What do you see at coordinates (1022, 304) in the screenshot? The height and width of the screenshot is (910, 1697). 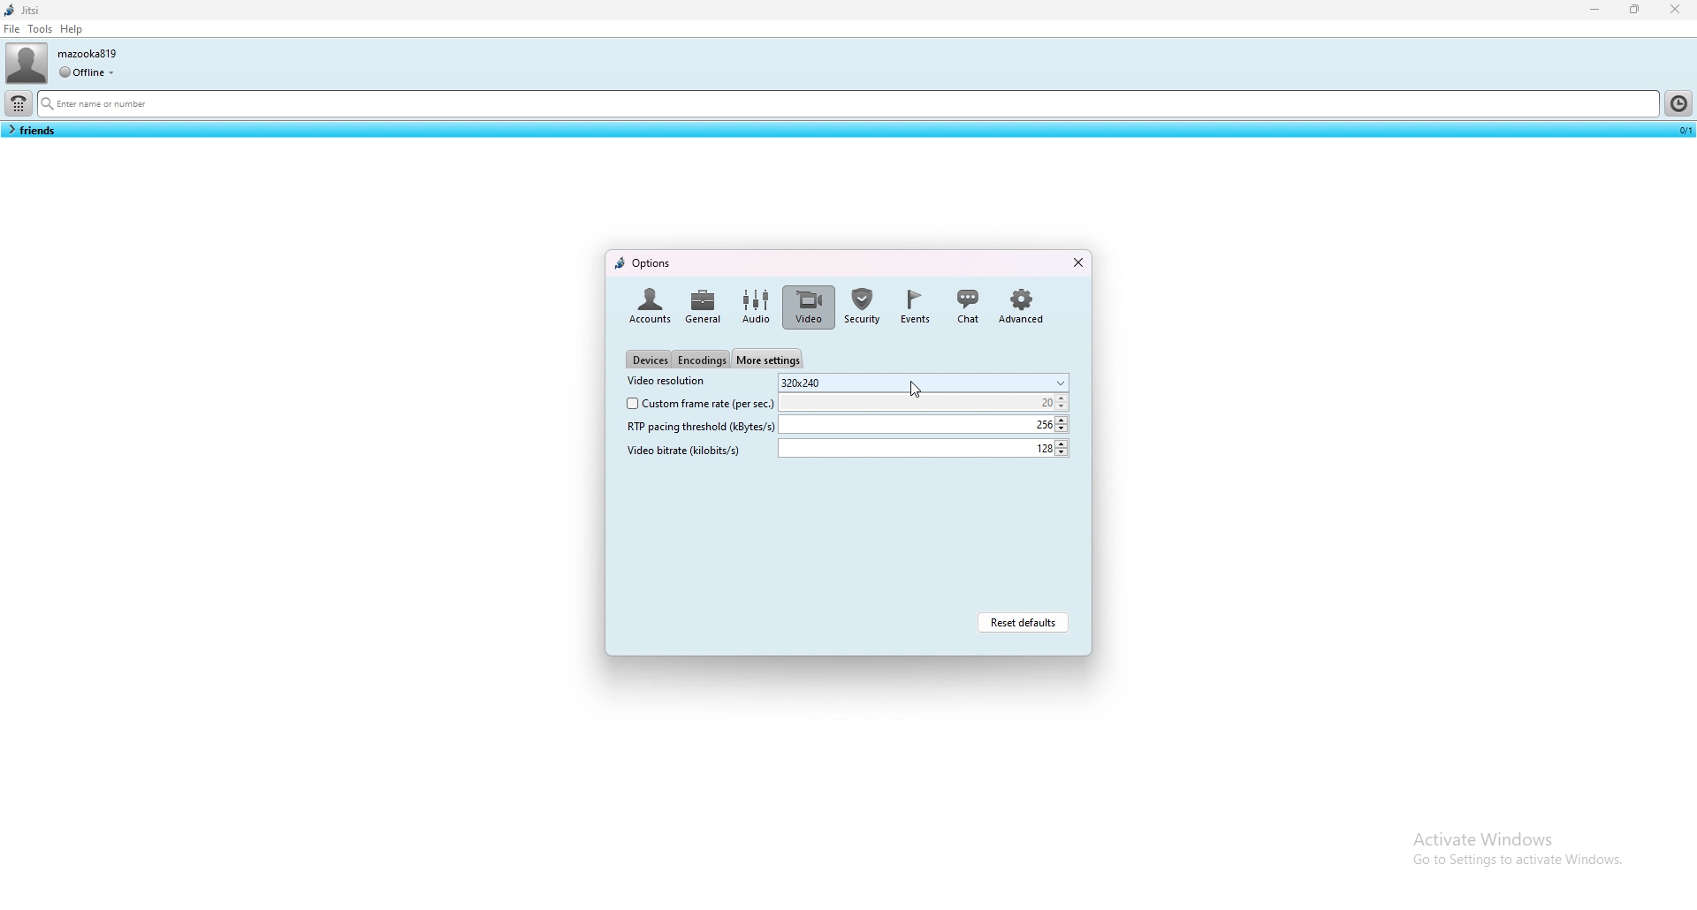 I see `Advanced` at bounding box center [1022, 304].